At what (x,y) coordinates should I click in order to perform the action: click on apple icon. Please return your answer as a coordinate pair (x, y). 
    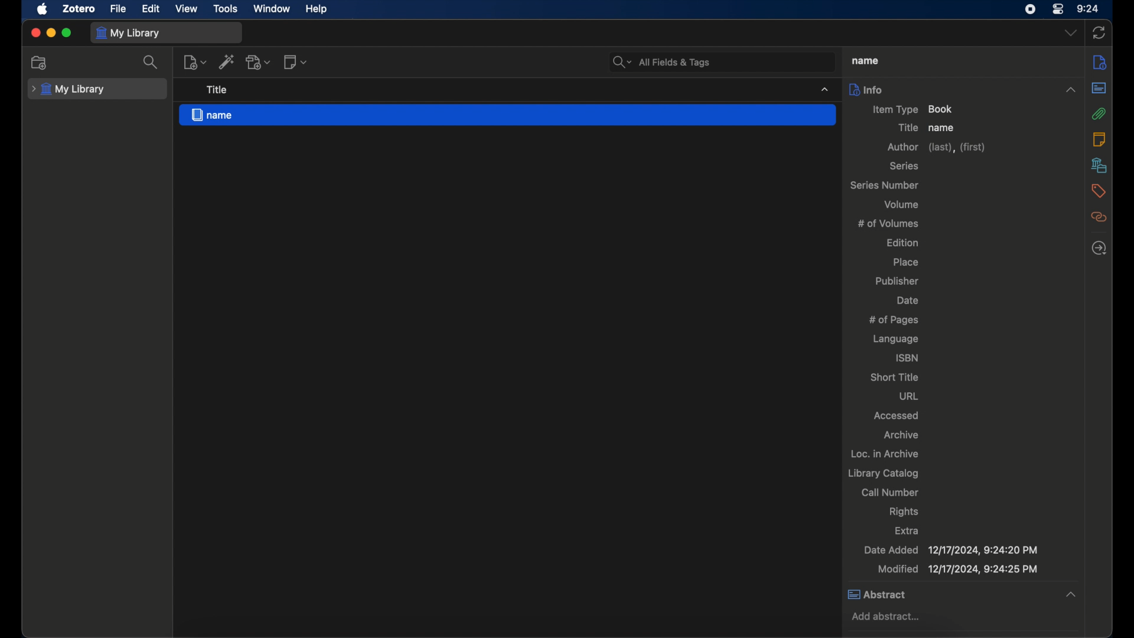
    Looking at the image, I should click on (43, 9).